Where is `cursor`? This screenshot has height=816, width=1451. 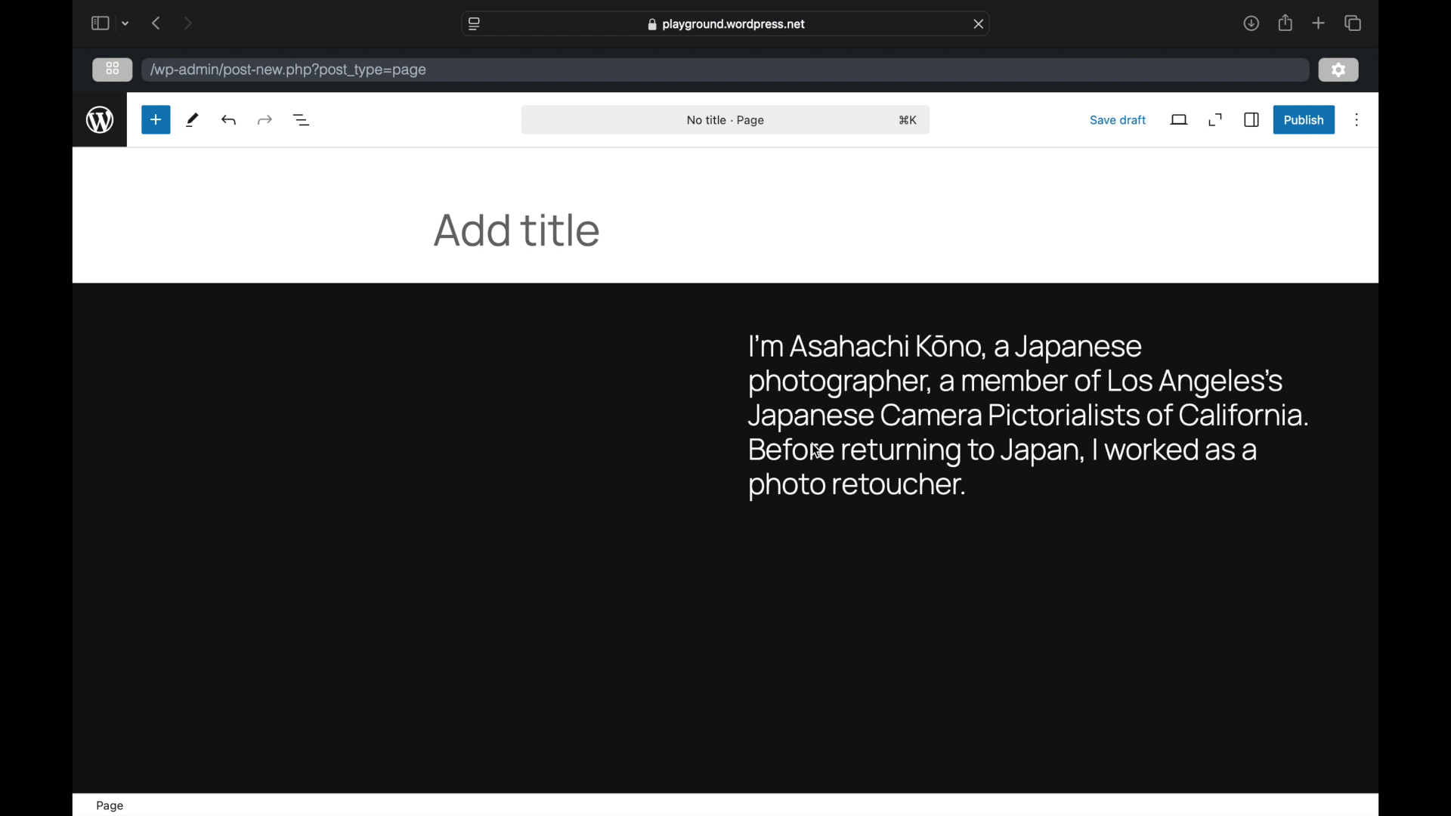
cursor is located at coordinates (817, 451).